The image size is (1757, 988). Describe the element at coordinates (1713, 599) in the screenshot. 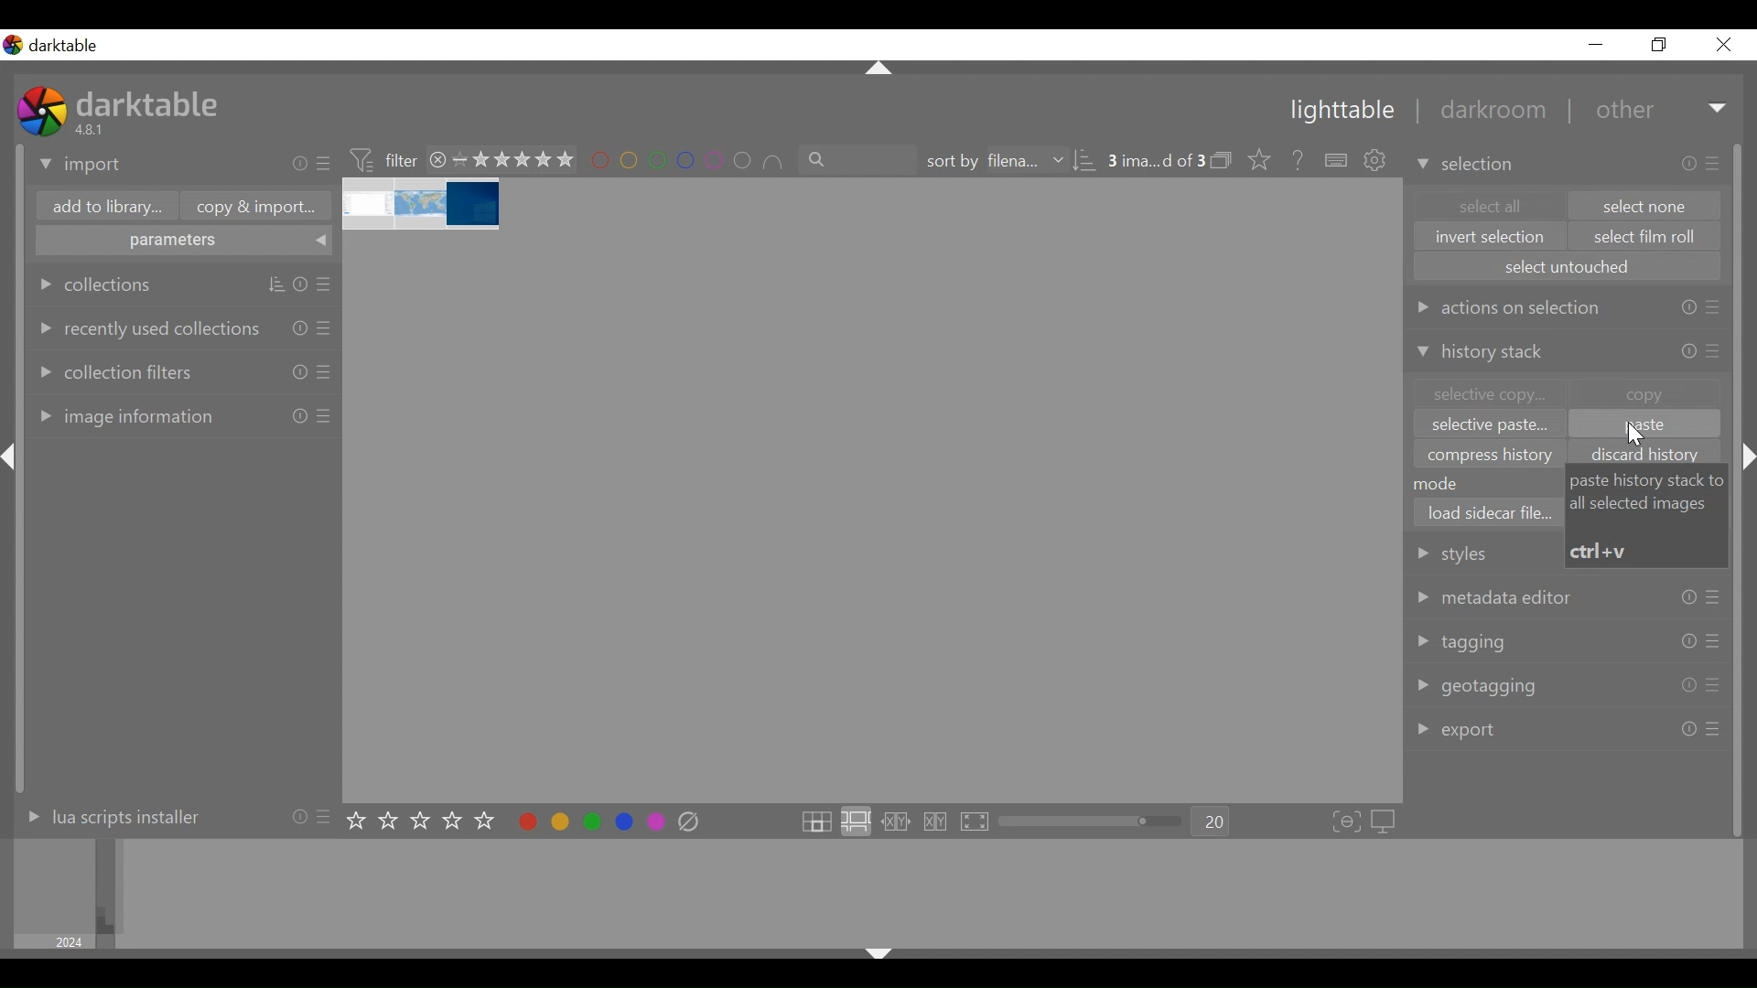

I see `presets` at that location.